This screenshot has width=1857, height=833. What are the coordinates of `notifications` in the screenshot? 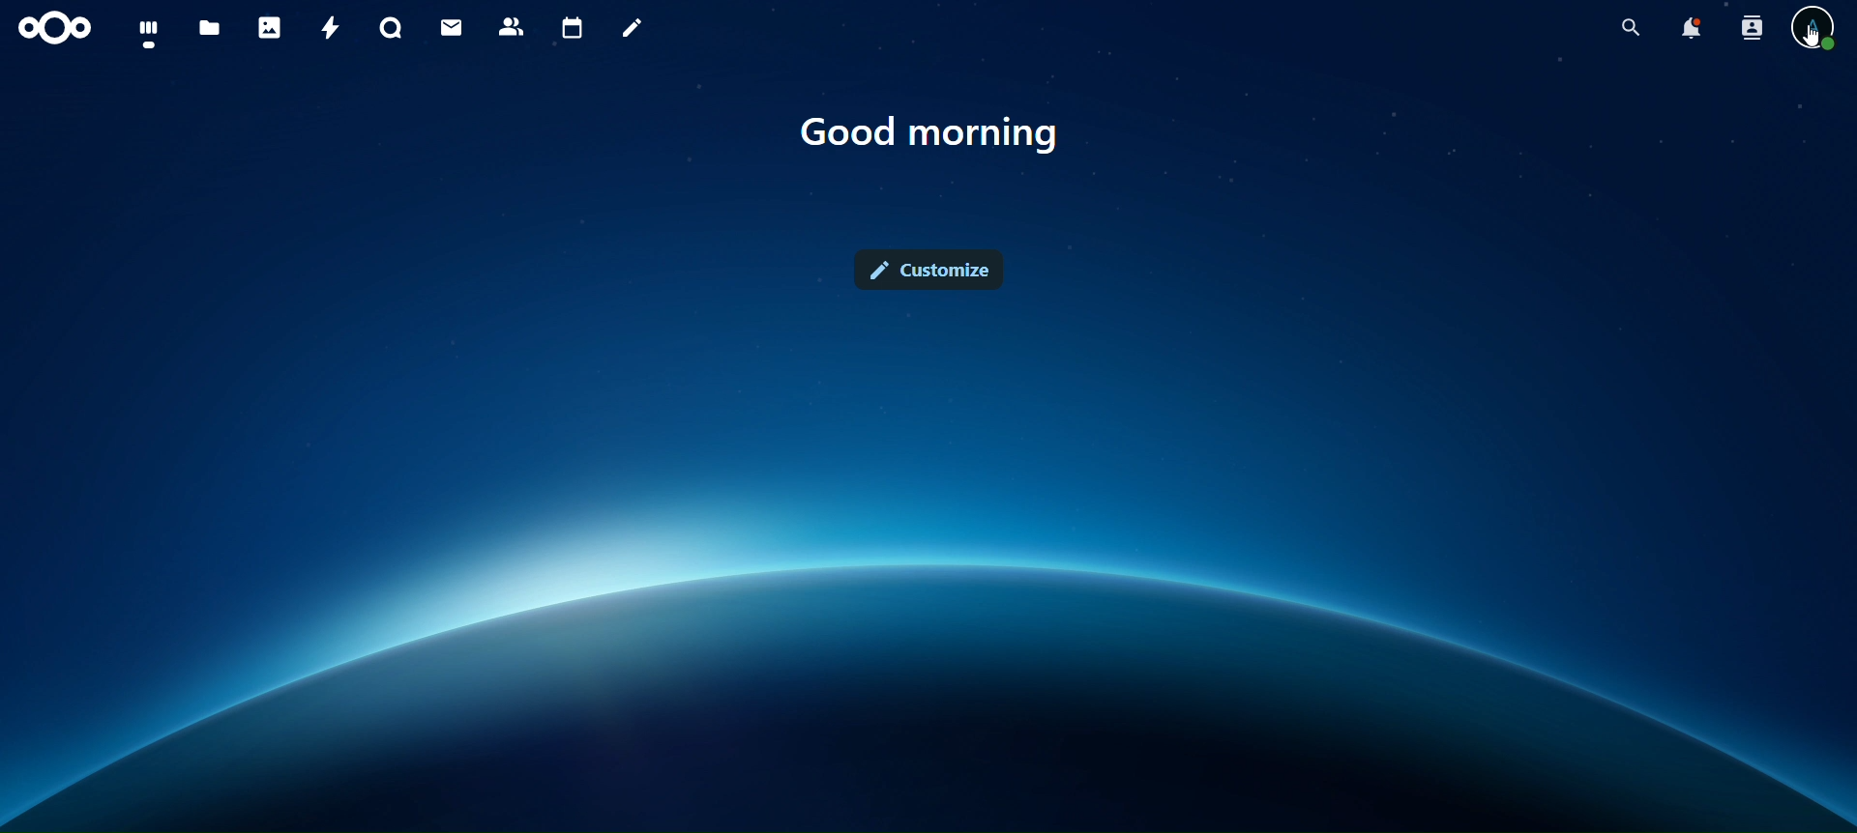 It's located at (1685, 29).